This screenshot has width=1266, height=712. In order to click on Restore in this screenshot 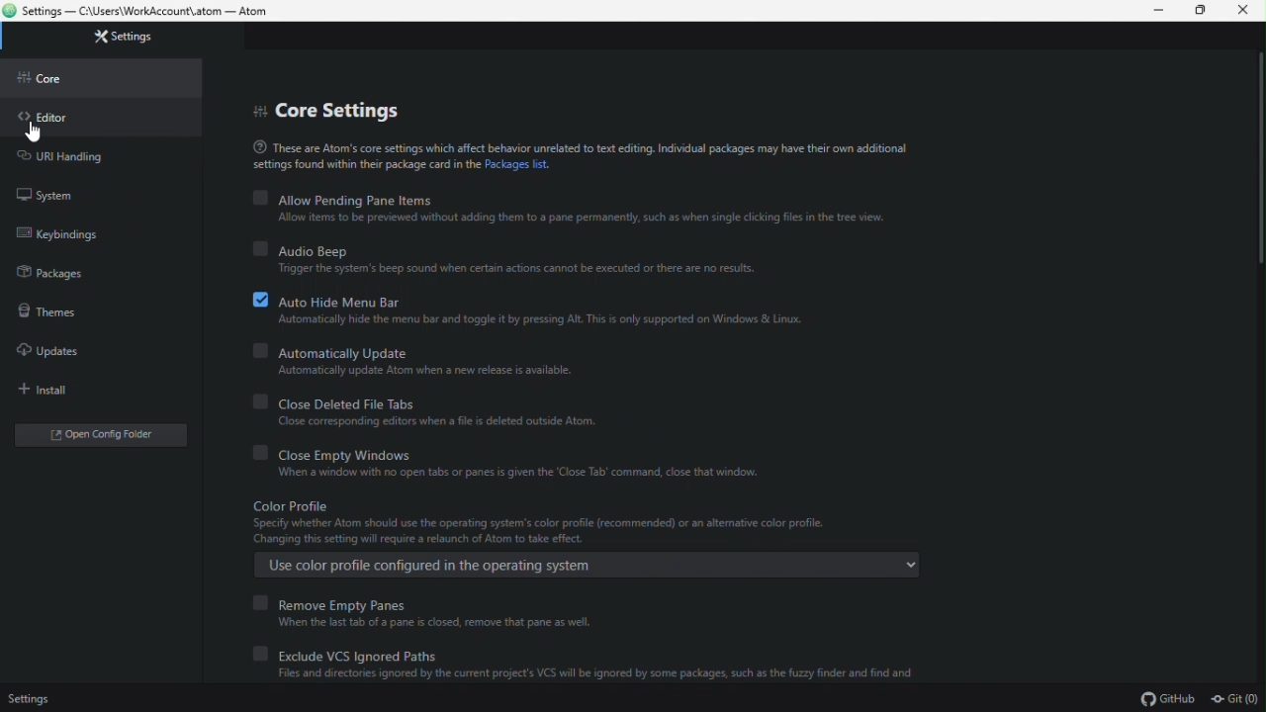, I will do `click(1202, 13)`.